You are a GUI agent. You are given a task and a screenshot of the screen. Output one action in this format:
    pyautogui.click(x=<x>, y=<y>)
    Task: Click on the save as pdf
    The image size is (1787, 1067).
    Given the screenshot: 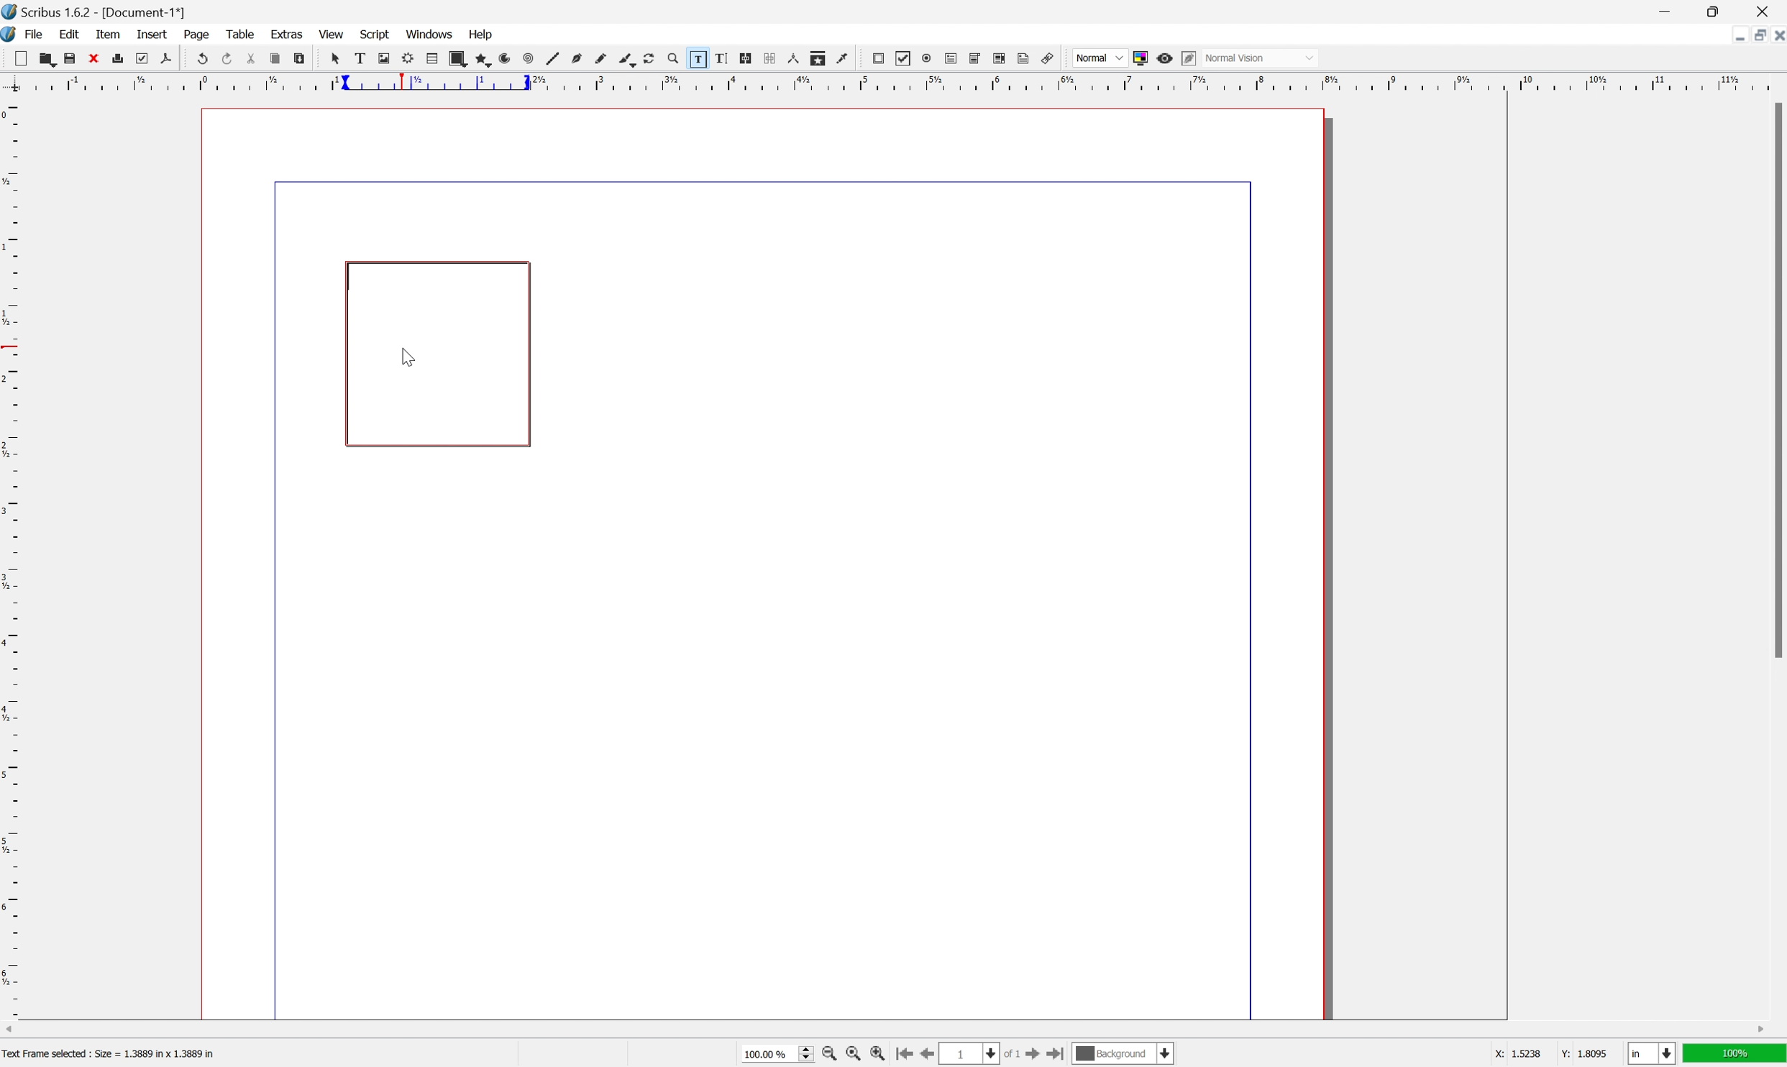 What is the action you would take?
    pyautogui.click(x=165, y=58)
    